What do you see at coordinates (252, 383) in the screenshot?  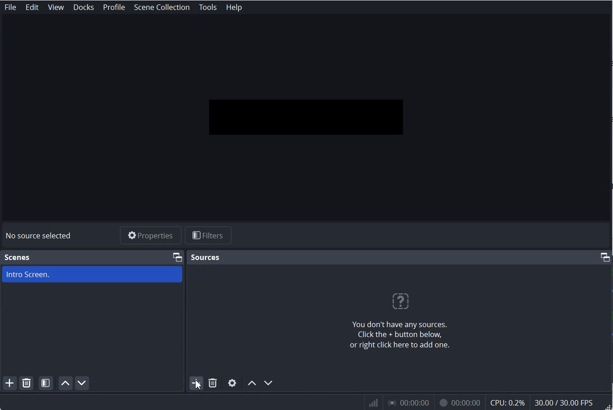 I see `Move Source up` at bounding box center [252, 383].